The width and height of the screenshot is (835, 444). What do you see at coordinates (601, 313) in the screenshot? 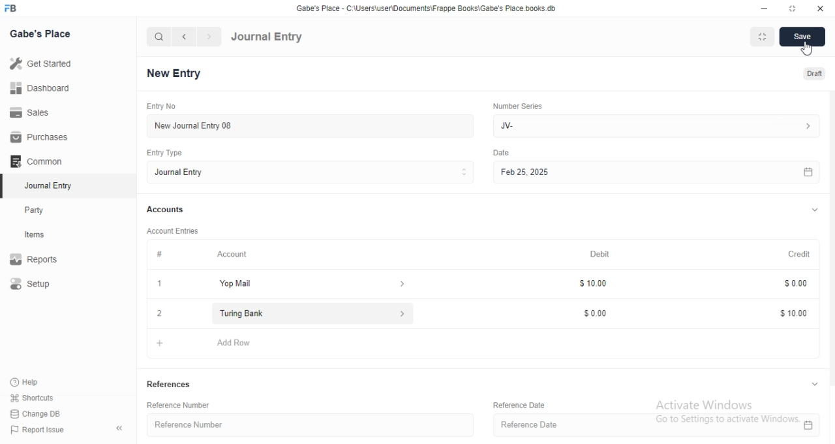
I see `$0.00` at bounding box center [601, 313].